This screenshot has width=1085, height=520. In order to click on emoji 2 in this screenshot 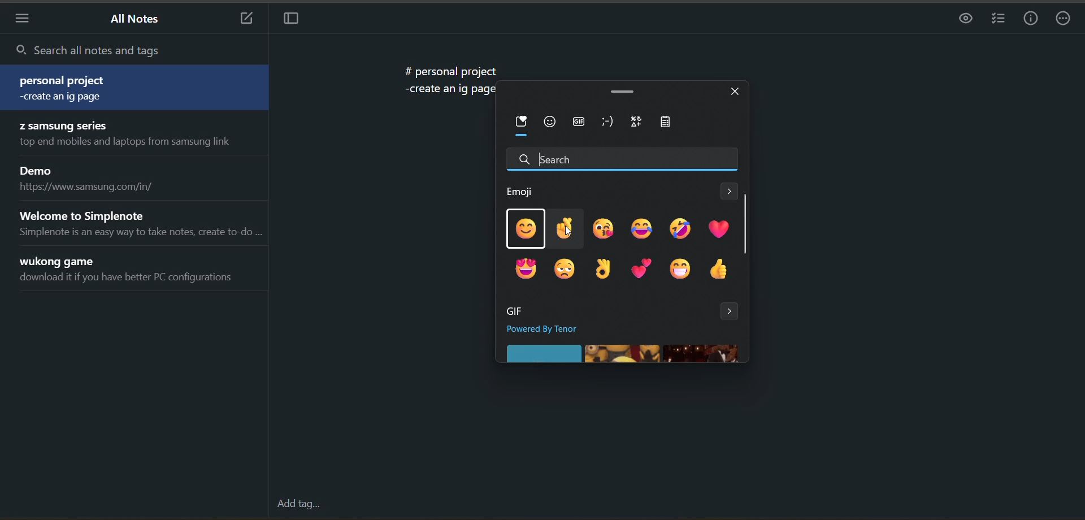, I will do `click(563, 227)`.